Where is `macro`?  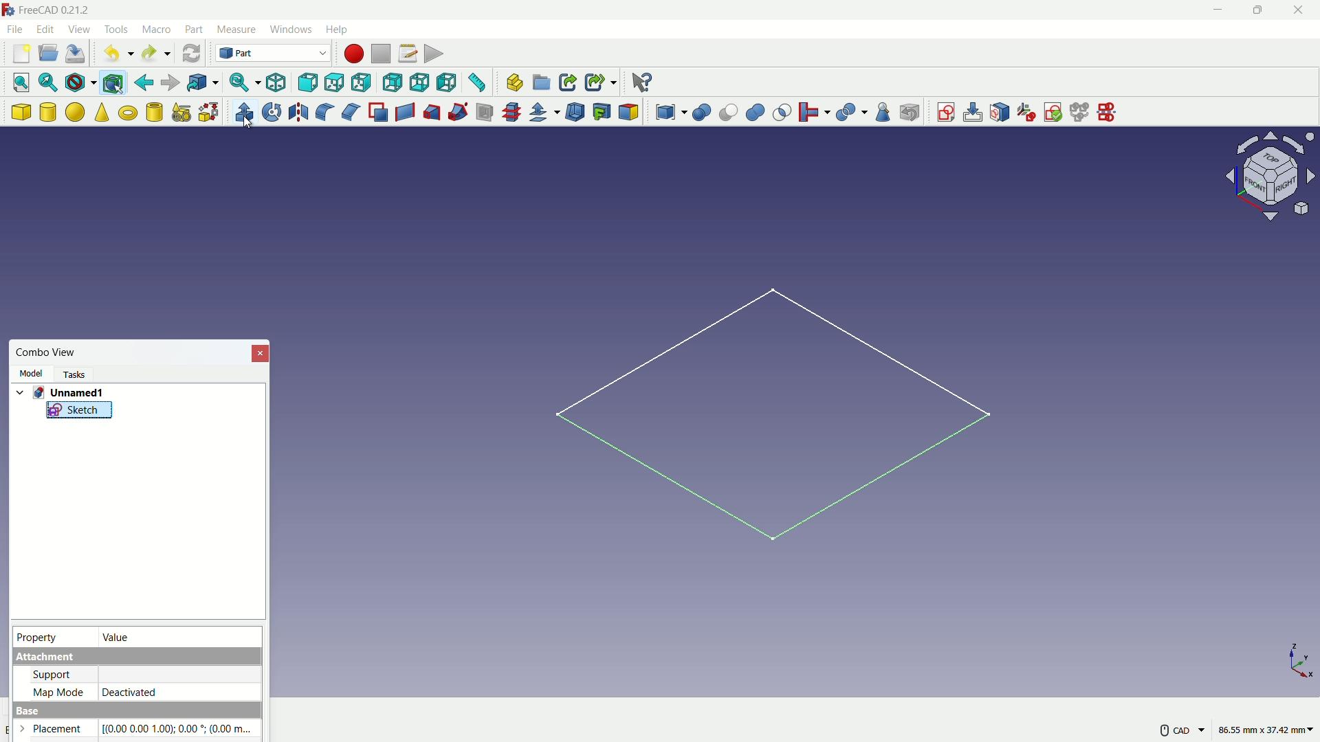 macro is located at coordinates (157, 30).